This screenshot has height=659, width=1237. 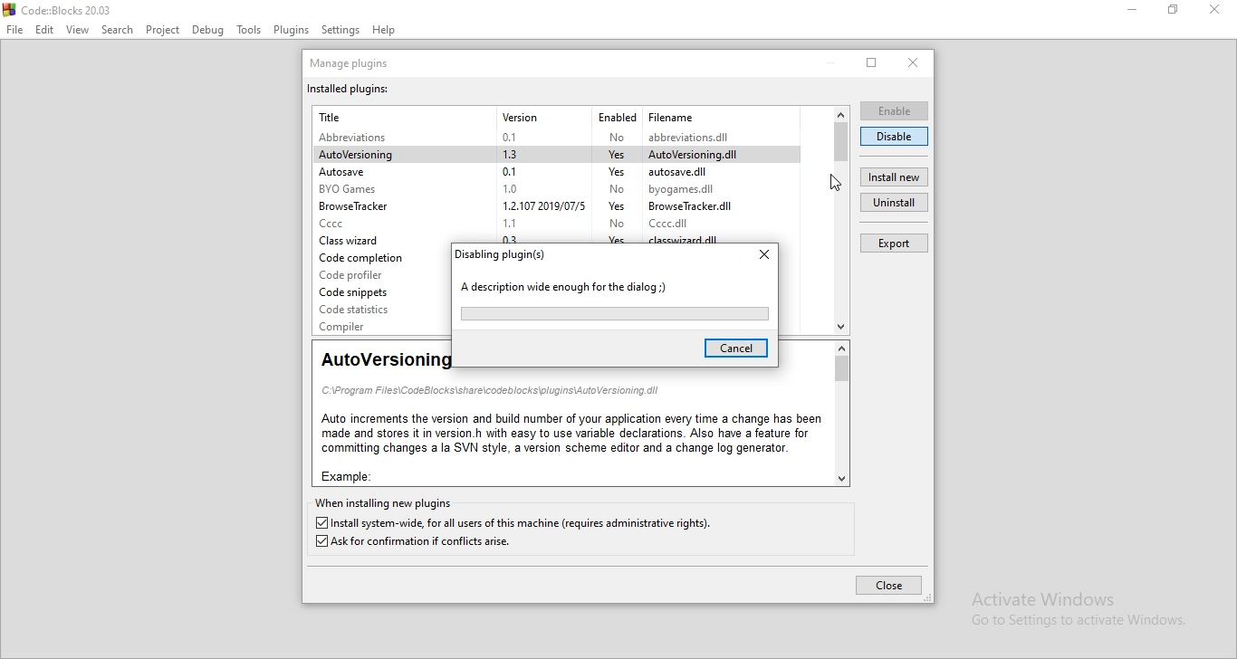 What do you see at coordinates (1070, 597) in the screenshot?
I see `Activate Windows` at bounding box center [1070, 597].